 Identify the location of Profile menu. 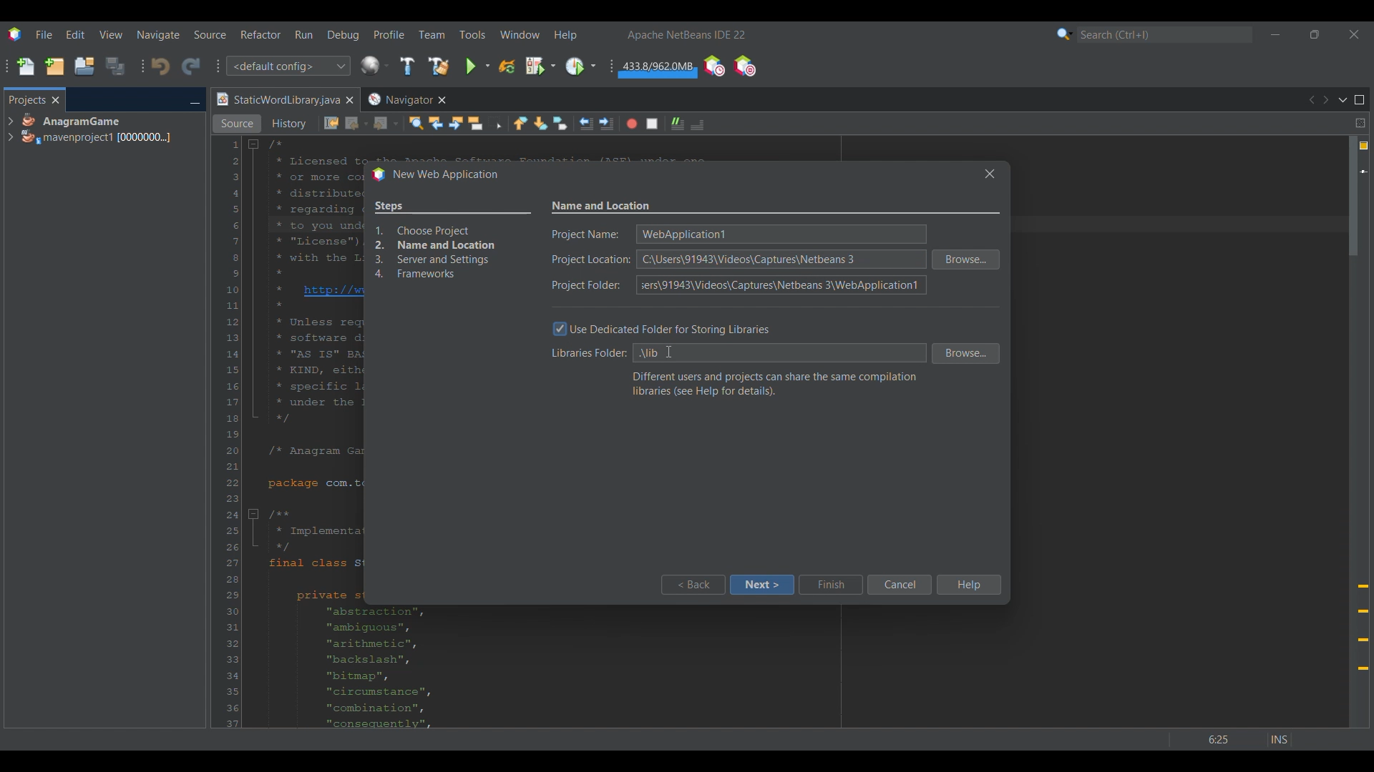
(389, 34).